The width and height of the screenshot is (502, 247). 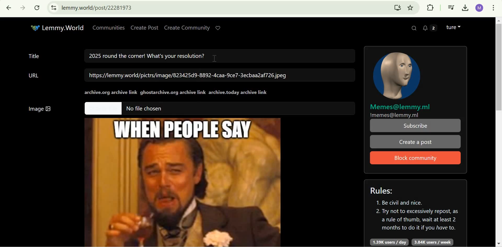 I want to click on No file chosen, so click(x=145, y=109).